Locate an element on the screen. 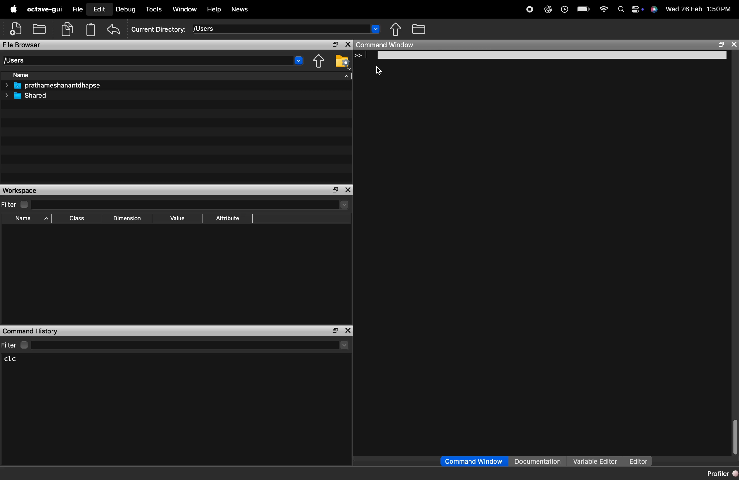 The width and height of the screenshot is (739, 480). /Users is located at coordinates (287, 29).